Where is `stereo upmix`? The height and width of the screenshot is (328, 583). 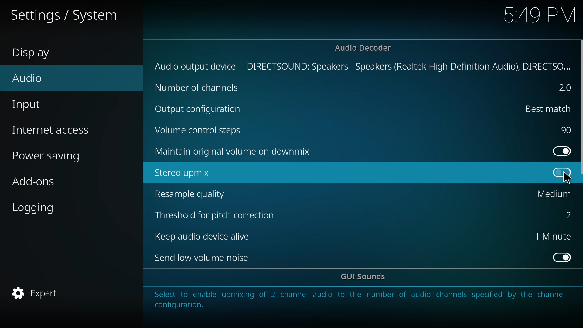 stereo upmix is located at coordinates (185, 173).